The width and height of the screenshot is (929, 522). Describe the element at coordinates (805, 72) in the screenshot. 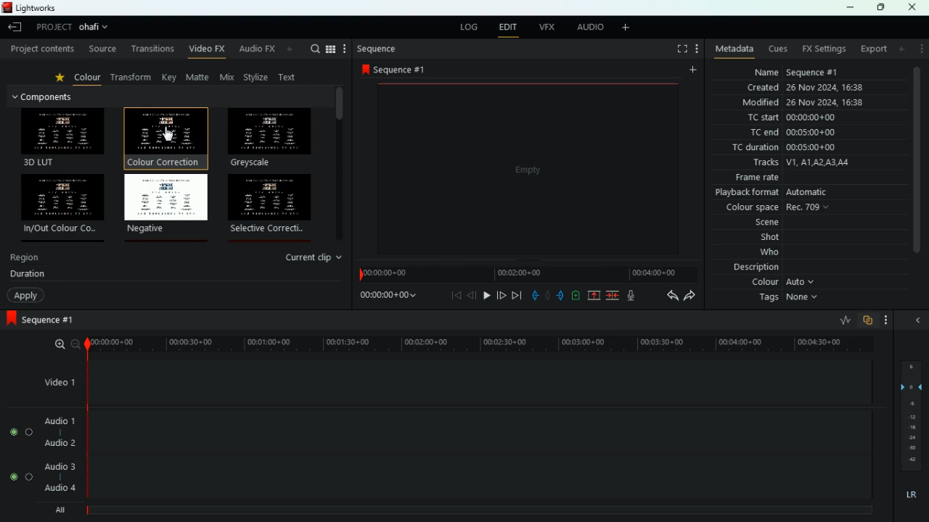

I see `name` at that location.